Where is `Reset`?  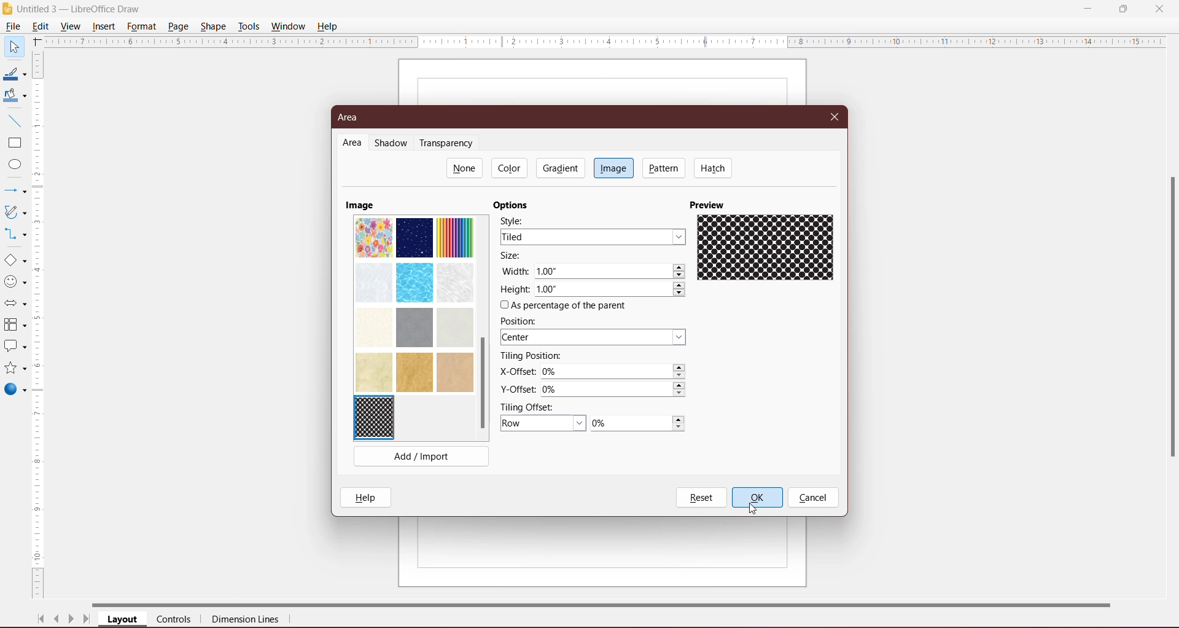 Reset is located at coordinates (701, 498).